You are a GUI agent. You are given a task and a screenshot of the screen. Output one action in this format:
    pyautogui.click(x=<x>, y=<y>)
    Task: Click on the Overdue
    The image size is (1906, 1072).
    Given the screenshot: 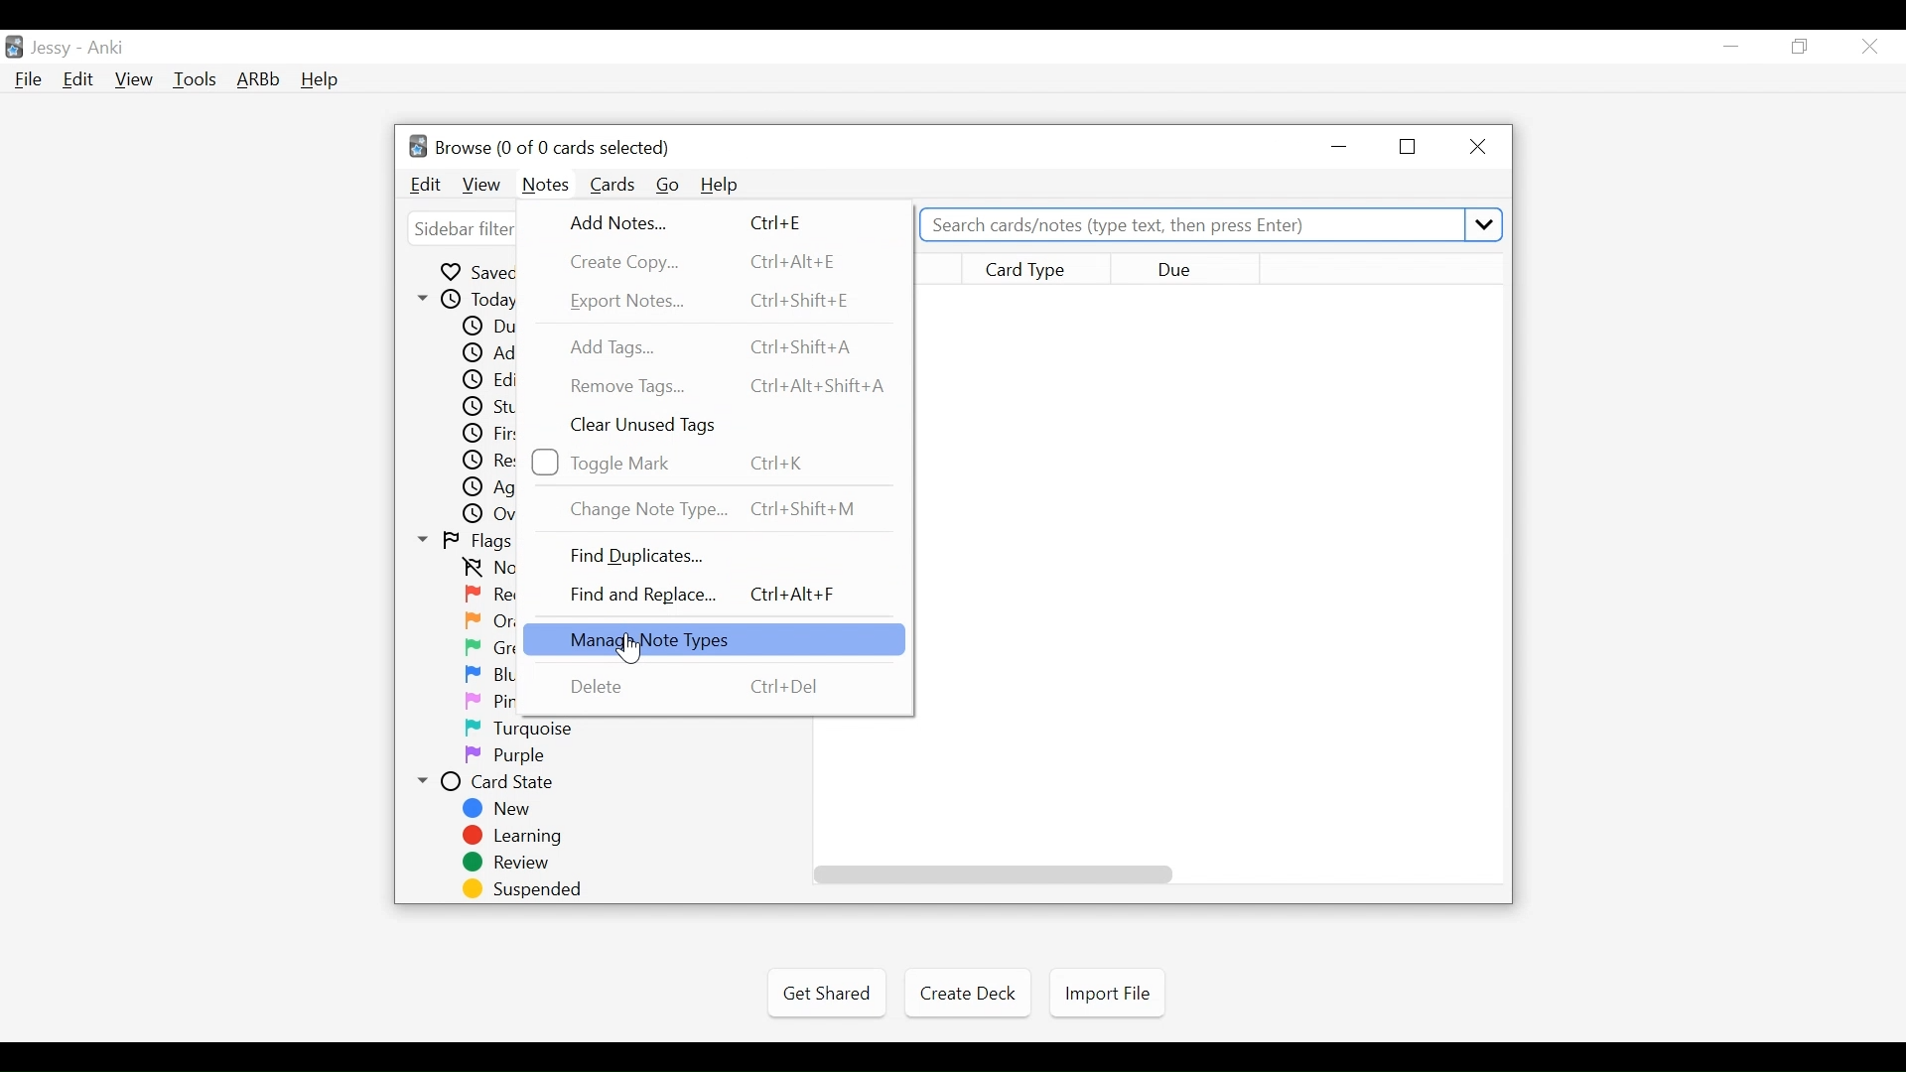 What is the action you would take?
    pyautogui.click(x=485, y=513)
    